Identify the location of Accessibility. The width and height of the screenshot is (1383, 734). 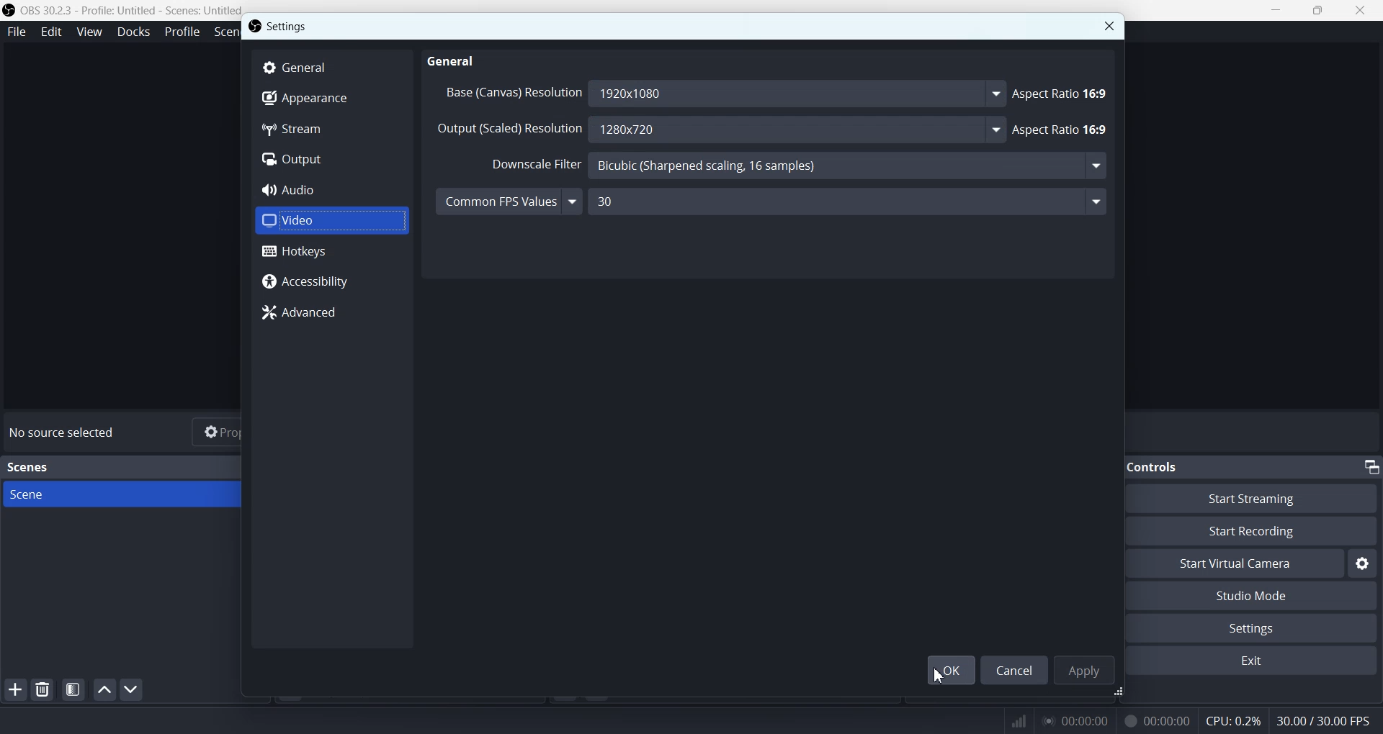
(331, 283).